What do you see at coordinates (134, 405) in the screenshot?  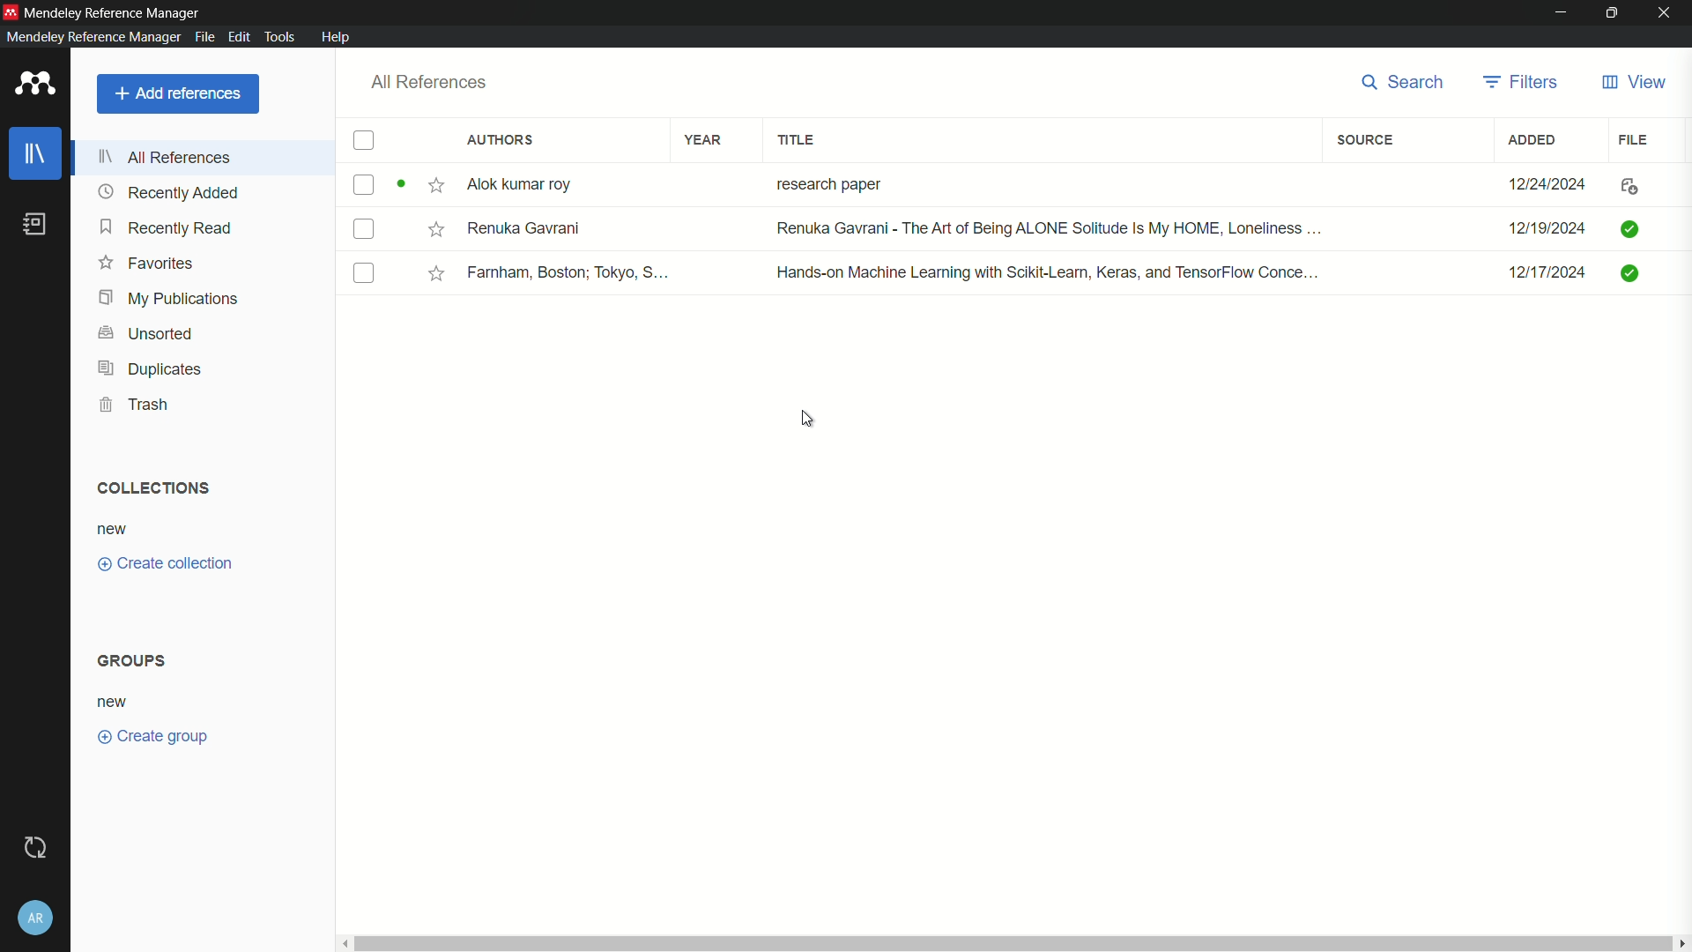 I see `trash` at bounding box center [134, 405].